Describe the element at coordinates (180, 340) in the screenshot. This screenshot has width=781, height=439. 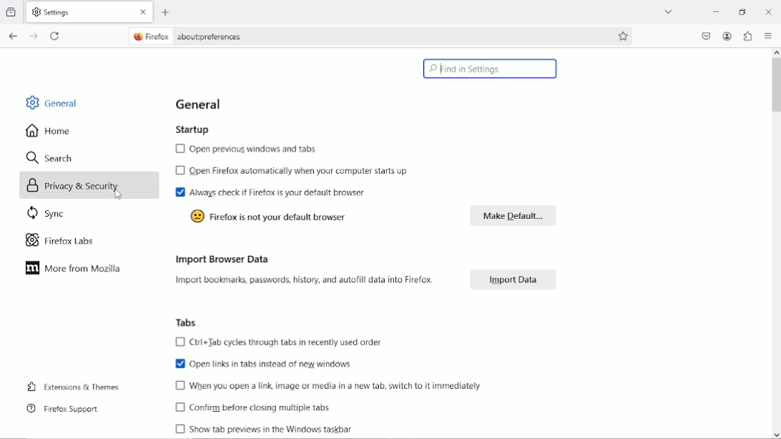
I see `check box` at that location.